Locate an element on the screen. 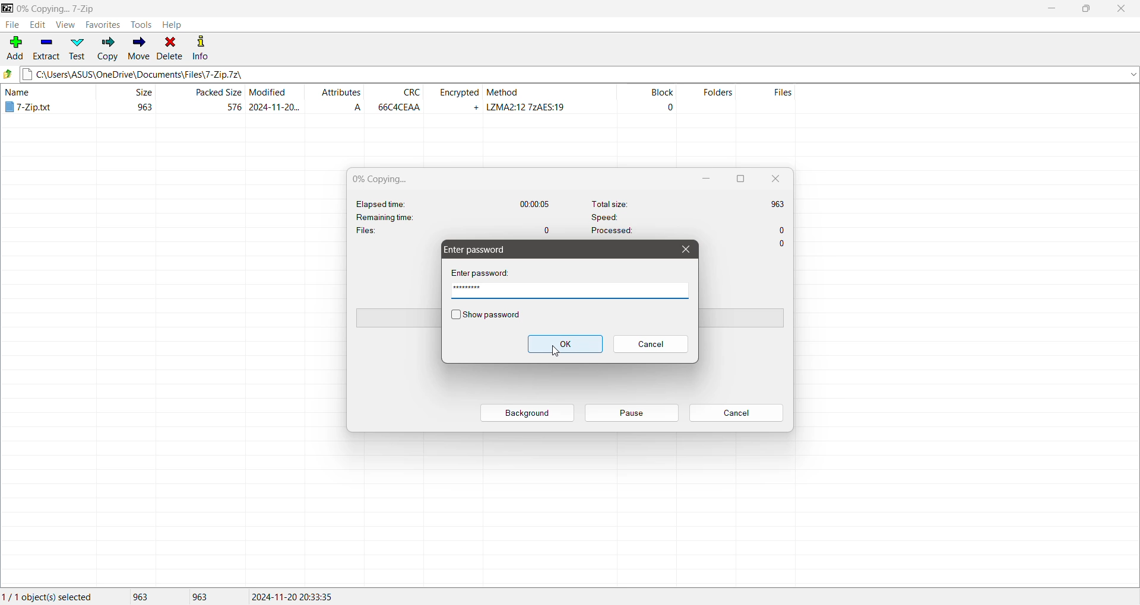  Packed Size is located at coordinates (202, 100).